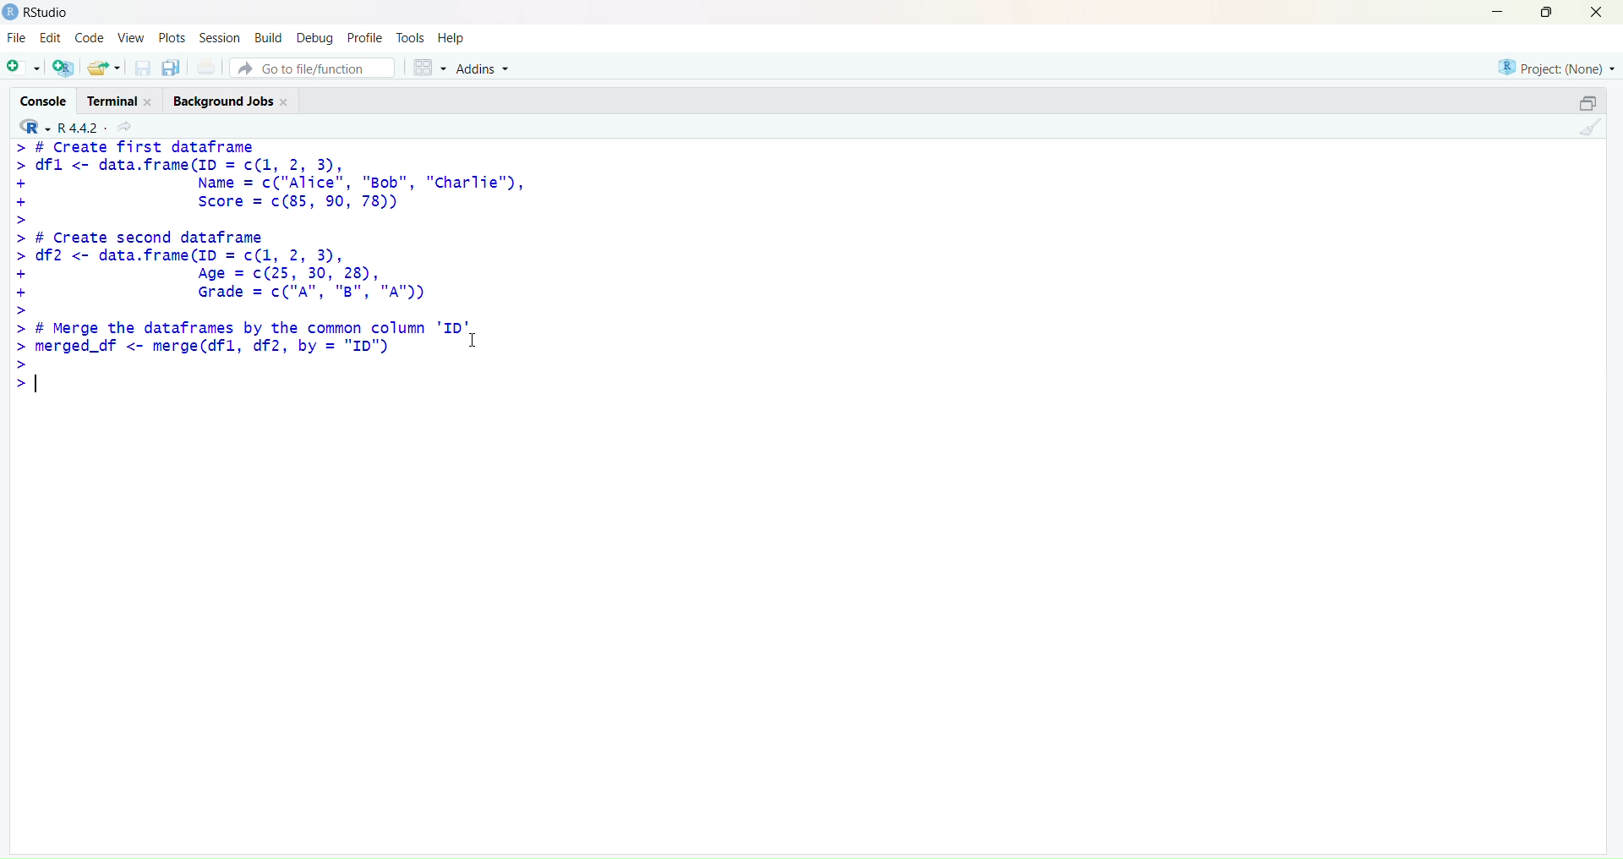 The height and width of the screenshot is (859, 1623). I want to click on share current directory, so click(124, 128).